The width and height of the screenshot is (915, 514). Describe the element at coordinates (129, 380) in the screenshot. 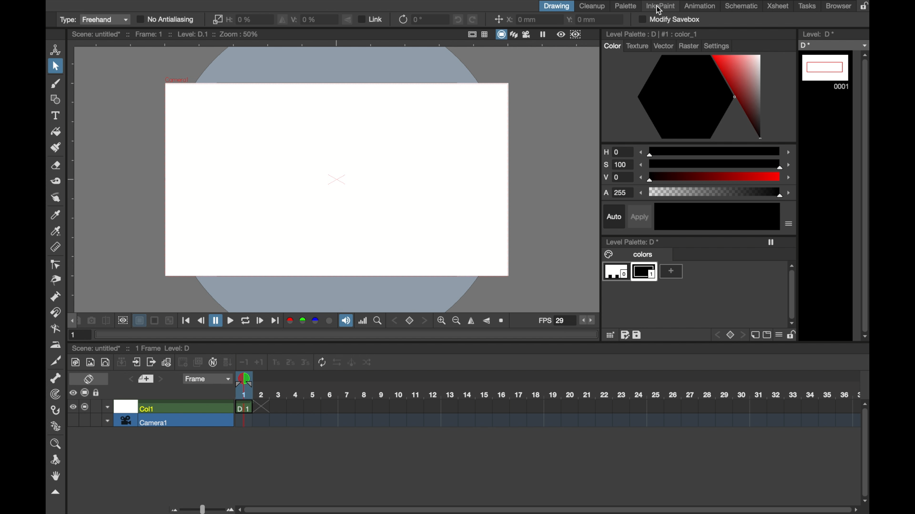

I see `prev frame` at that location.